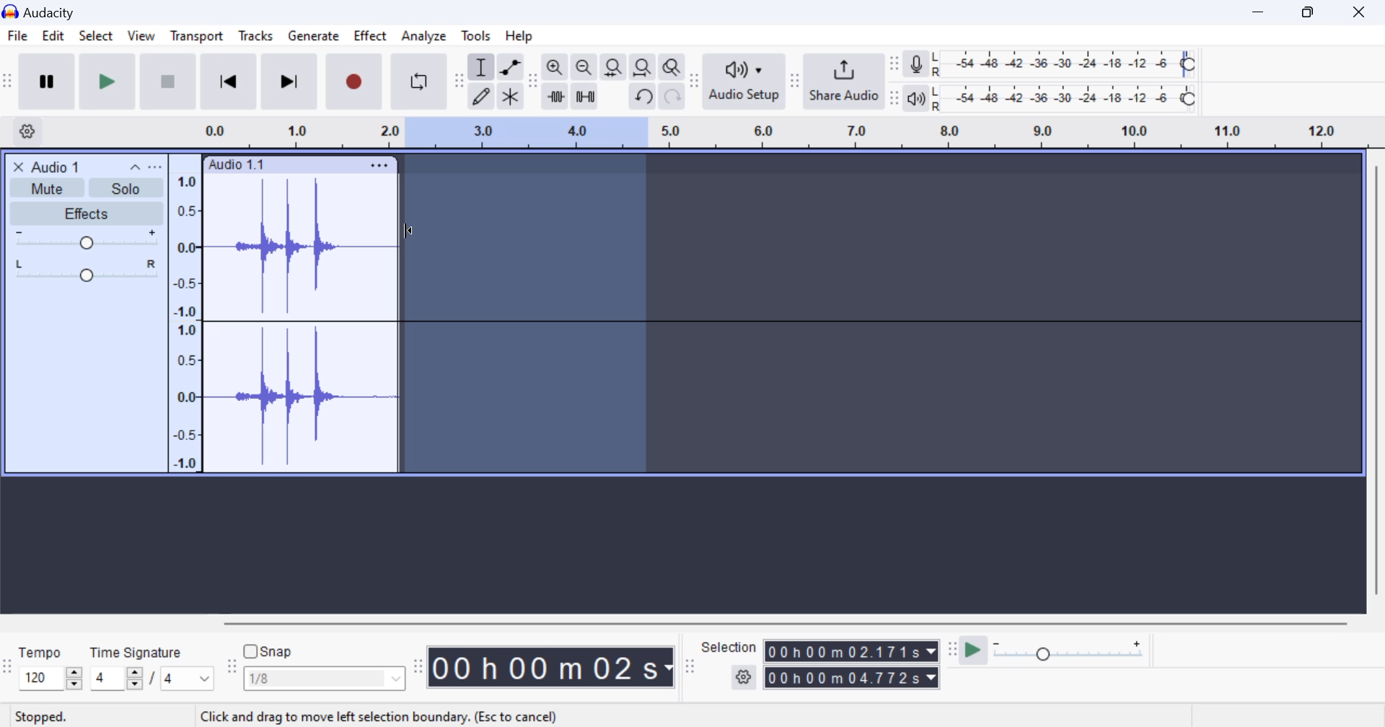  I want to click on Audio Clip, so click(299, 324).